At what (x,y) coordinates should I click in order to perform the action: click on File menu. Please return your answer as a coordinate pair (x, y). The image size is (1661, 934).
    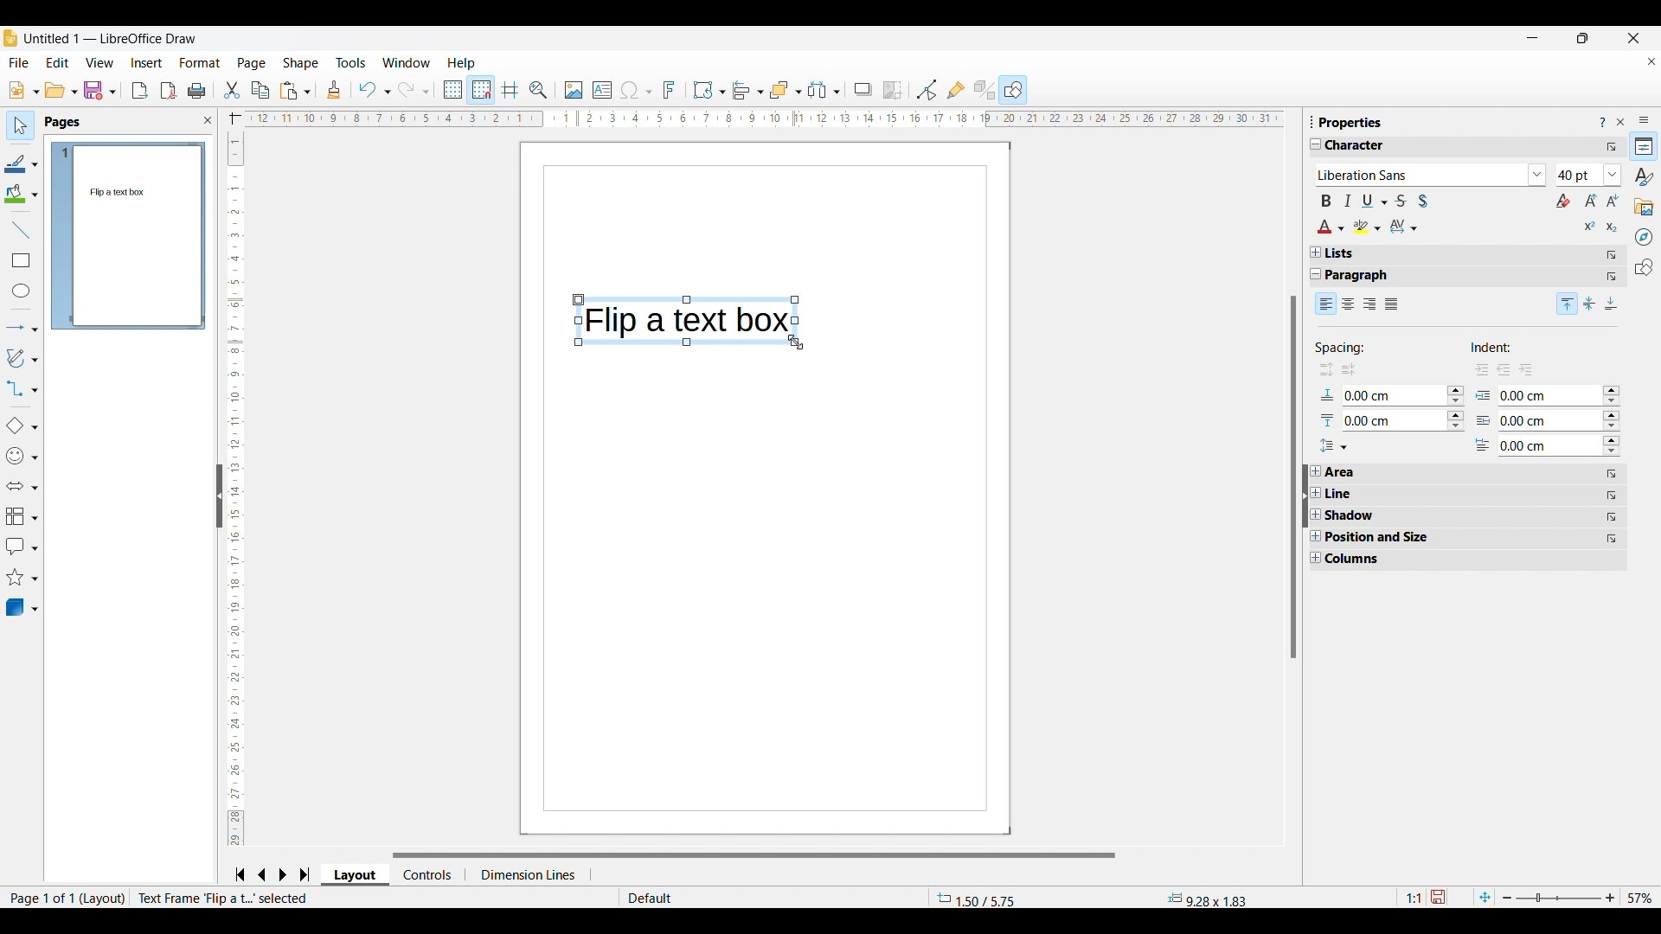
    Looking at the image, I should click on (18, 62).